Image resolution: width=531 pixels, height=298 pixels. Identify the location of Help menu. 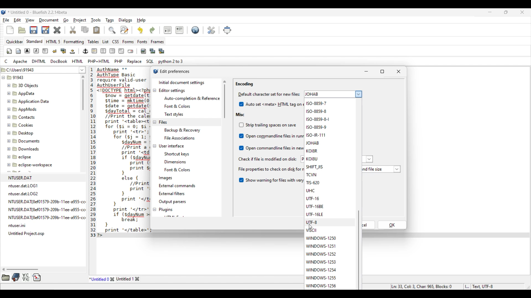
(141, 20).